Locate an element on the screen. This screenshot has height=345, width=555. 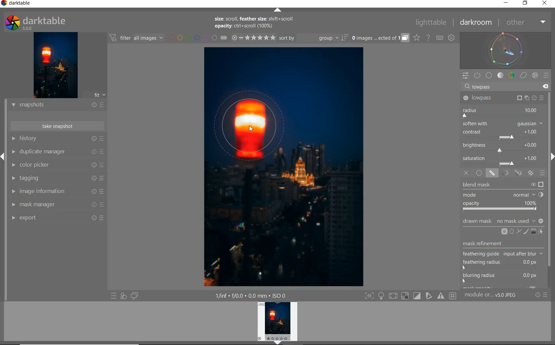
DELETE is located at coordinates (546, 87).